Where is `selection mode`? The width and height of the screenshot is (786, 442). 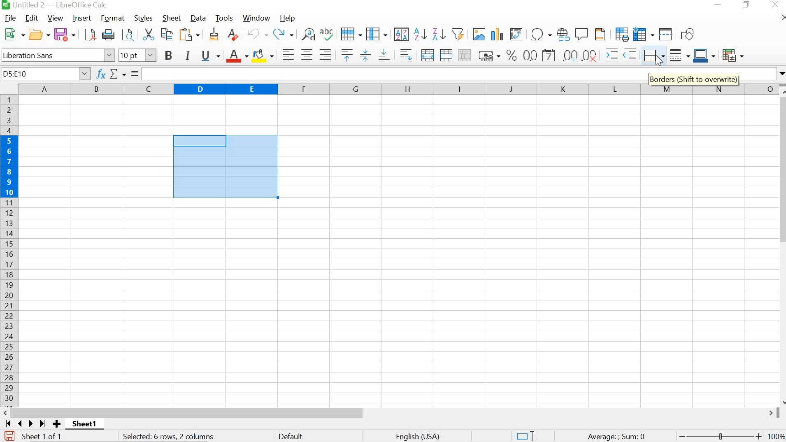 selection mode is located at coordinates (525, 436).